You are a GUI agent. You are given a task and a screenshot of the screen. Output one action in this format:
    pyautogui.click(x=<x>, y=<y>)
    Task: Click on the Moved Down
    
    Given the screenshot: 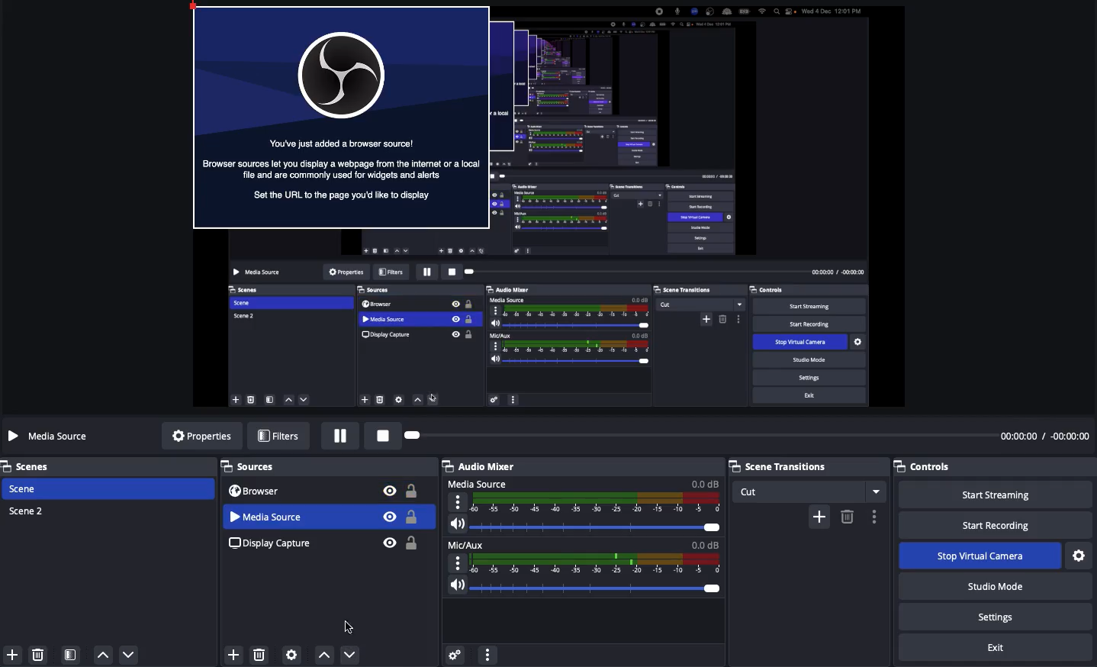 What is the action you would take?
    pyautogui.click(x=299, y=516)
    